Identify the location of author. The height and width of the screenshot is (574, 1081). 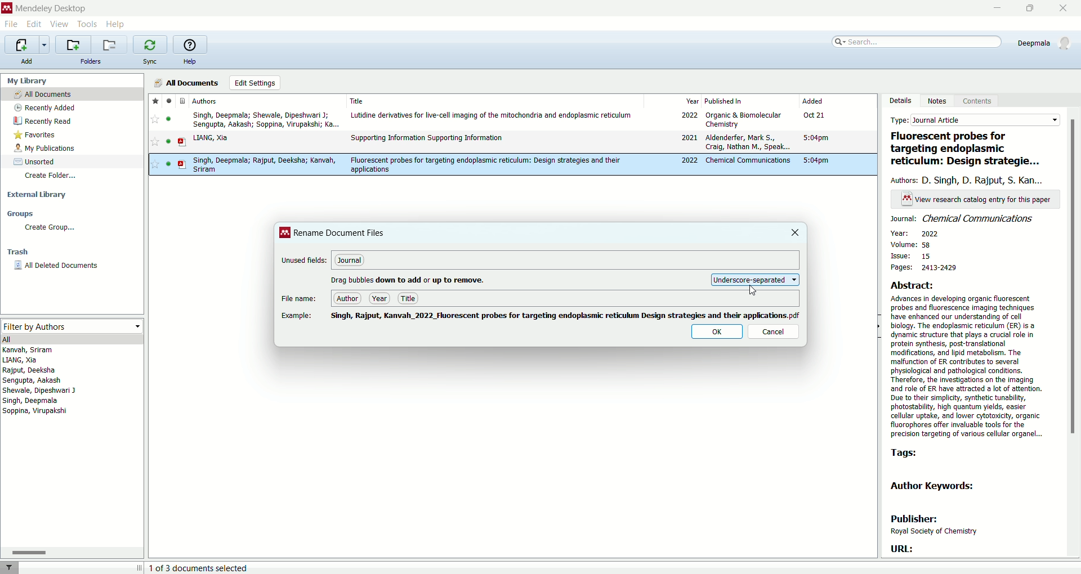
(349, 299).